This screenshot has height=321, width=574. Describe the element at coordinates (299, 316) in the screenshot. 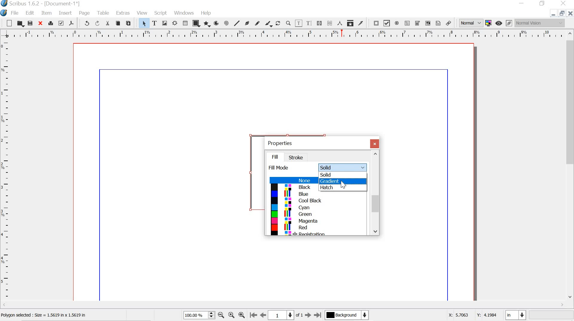

I see `of 1` at that location.